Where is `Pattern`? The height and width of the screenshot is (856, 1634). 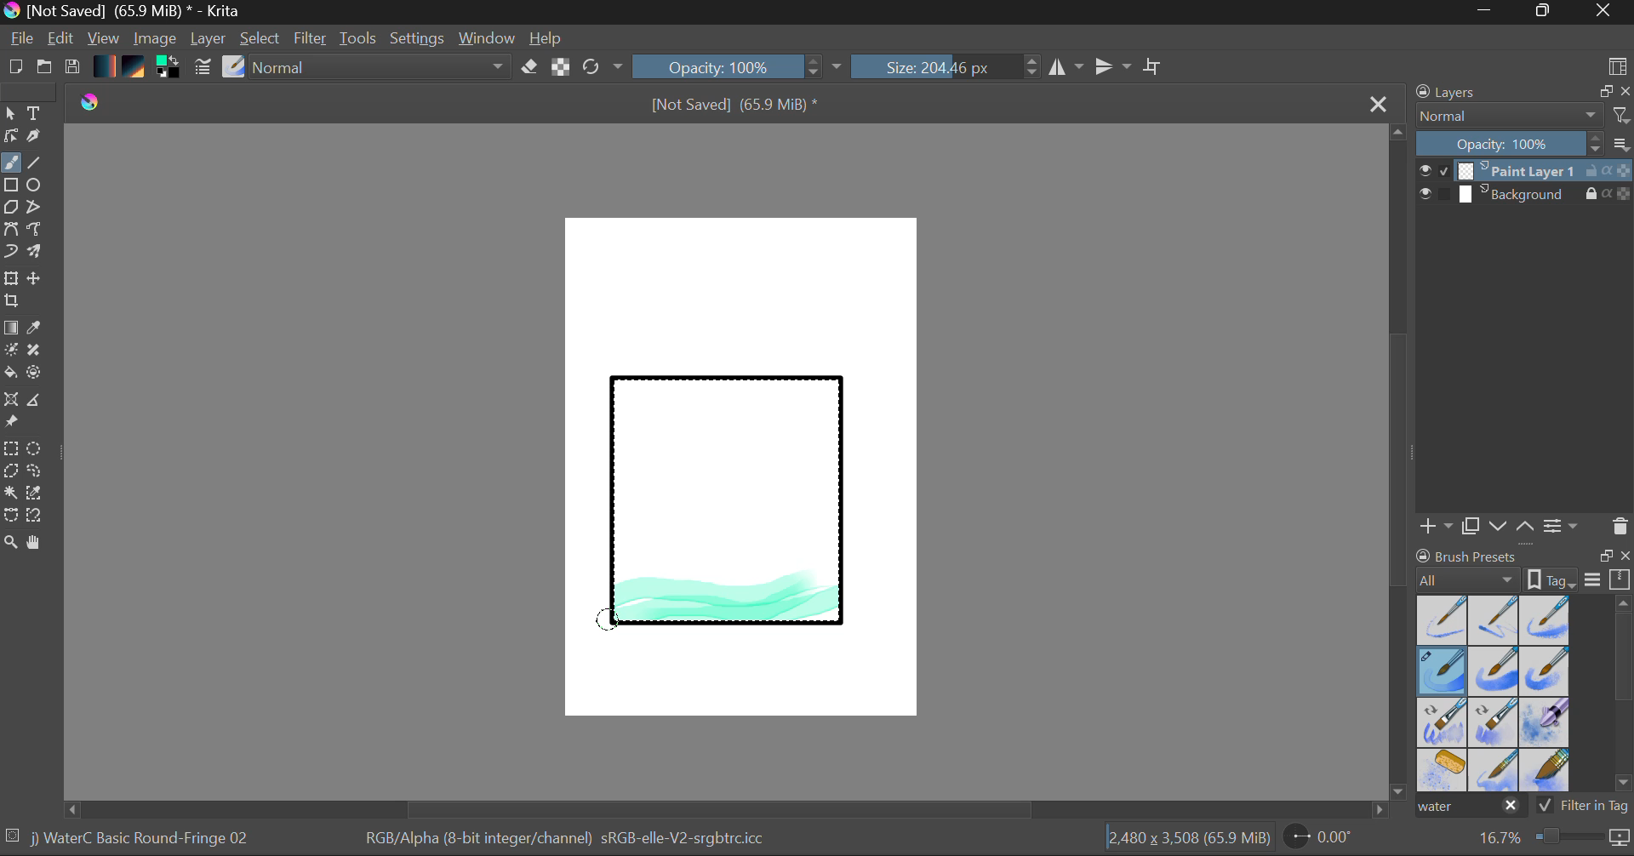
Pattern is located at coordinates (136, 68).